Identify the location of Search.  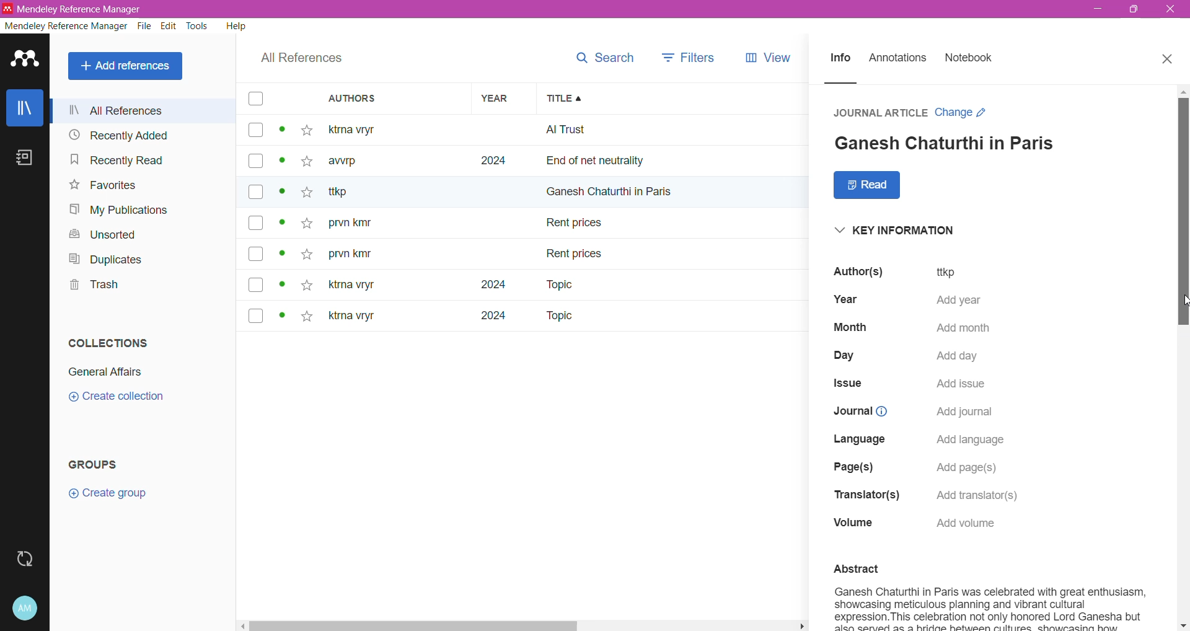
(605, 55).